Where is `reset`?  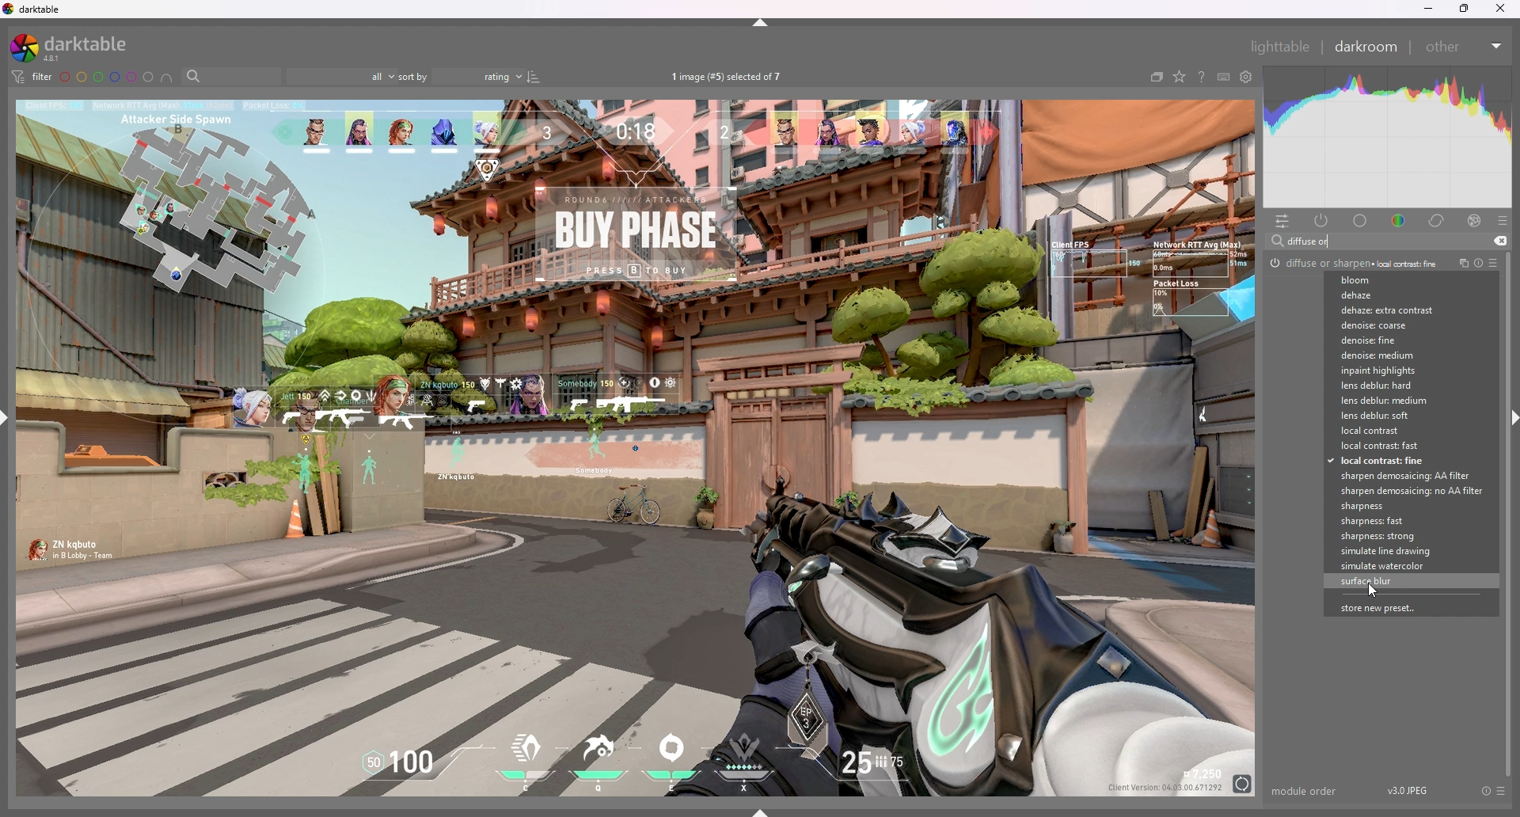 reset is located at coordinates (1477, 264).